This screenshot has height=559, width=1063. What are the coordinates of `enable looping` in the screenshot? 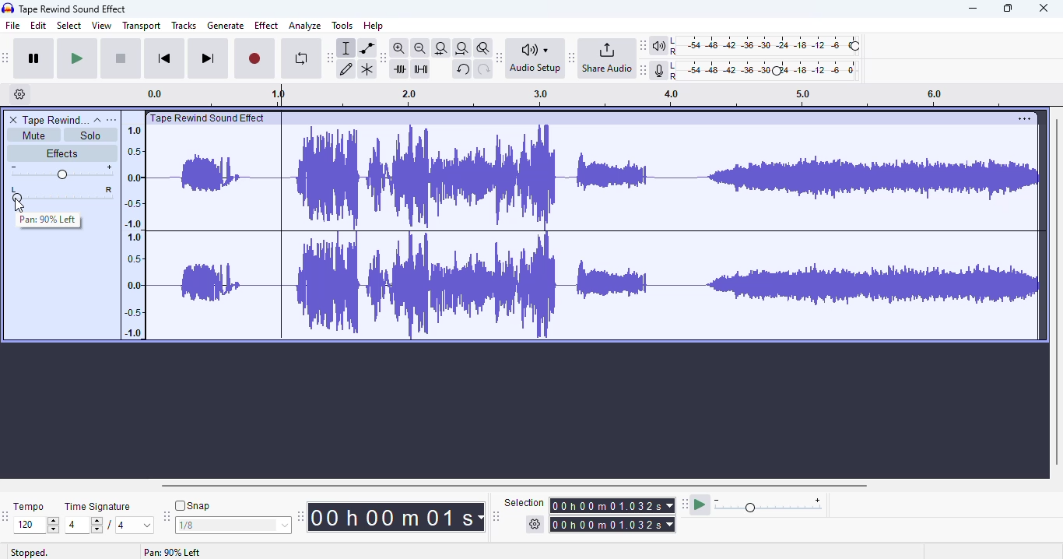 It's located at (302, 58).